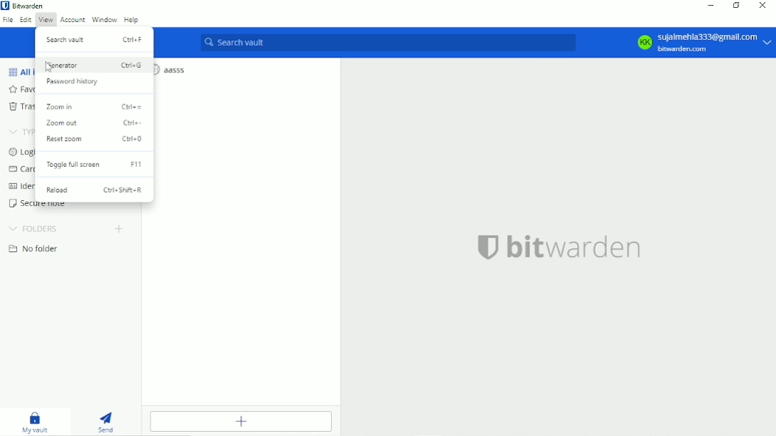 The image size is (776, 436). Describe the element at coordinates (131, 21) in the screenshot. I see `Help` at that location.